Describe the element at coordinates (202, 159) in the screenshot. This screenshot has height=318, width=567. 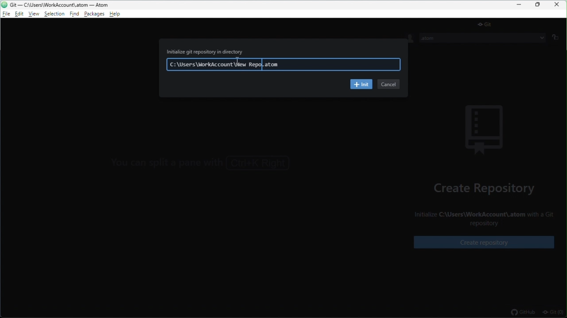
I see `You can focus the GitHub tab with Ctrl+8` at that location.